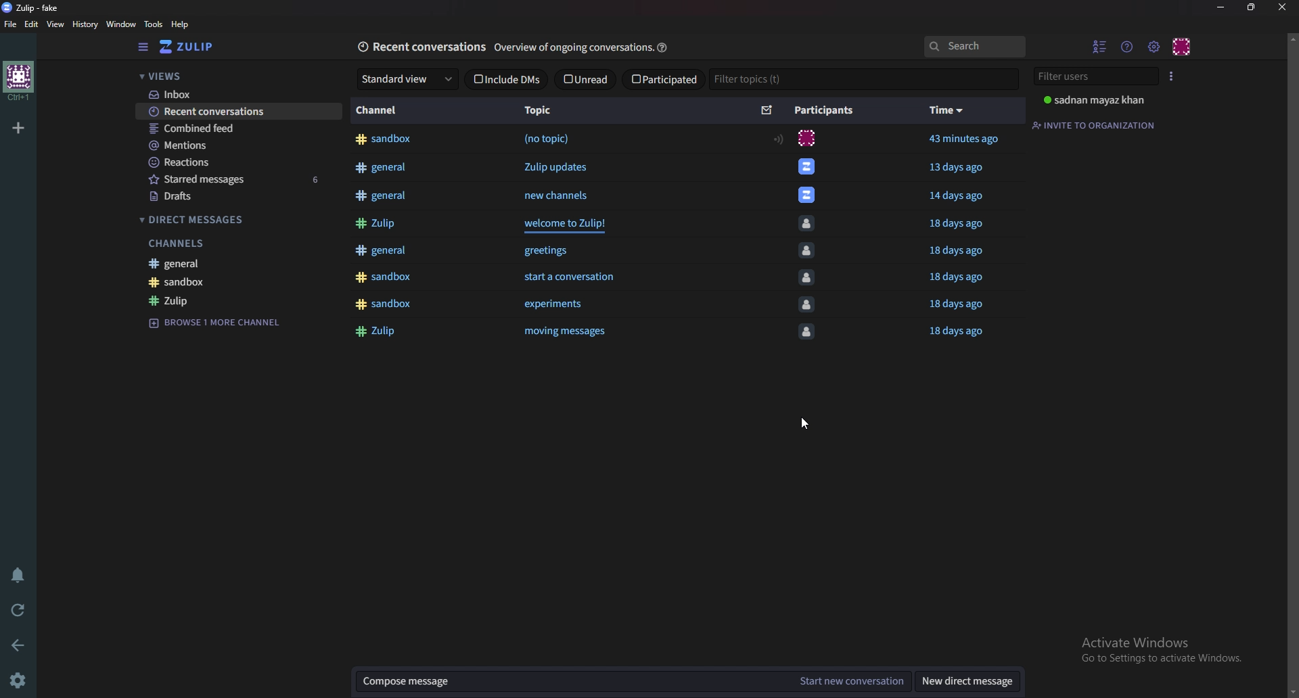 This screenshot has width=1299, height=698. What do you see at coordinates (574, 49) in the screenshot?
I see `Overview of ongoing conversations` at bounding box center [574, 49].